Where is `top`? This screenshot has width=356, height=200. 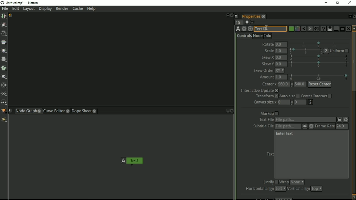 top is located at coordinates (317, 189).